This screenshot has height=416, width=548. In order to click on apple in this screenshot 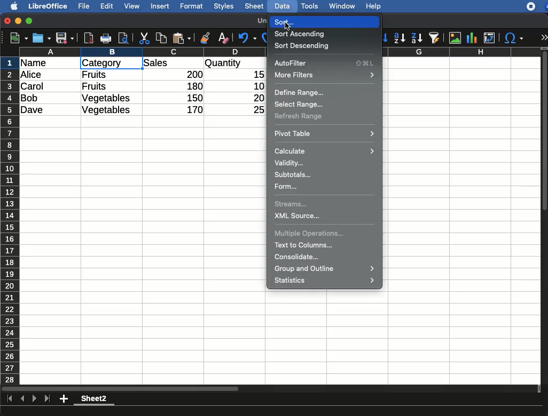, I will do `click(11, 5)`.